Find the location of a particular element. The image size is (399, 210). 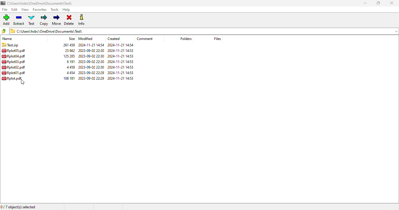

 2023-09-02 22:30 is located at coordinates (91, 50).